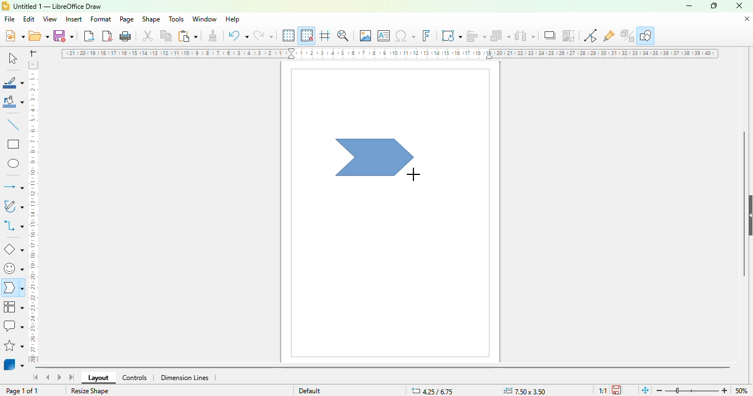 The width and height of the screenshot is (753, 396). What do you see at coordinates (60, 377) in the screenshot?
I see `scroll to next sheet` at bounding box center [60, 377].